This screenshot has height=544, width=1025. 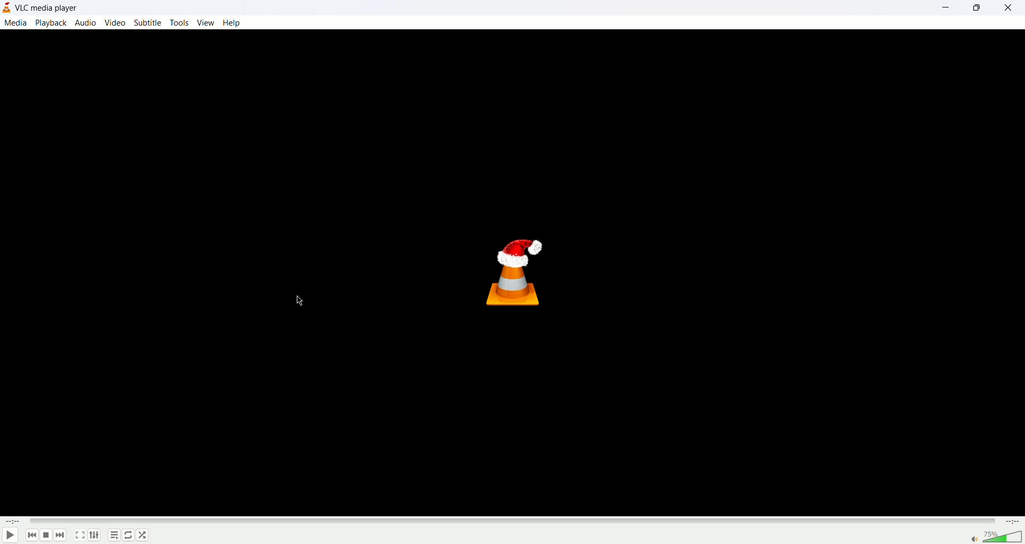 I want to click on time remaining, so click(x=1011, y=523).